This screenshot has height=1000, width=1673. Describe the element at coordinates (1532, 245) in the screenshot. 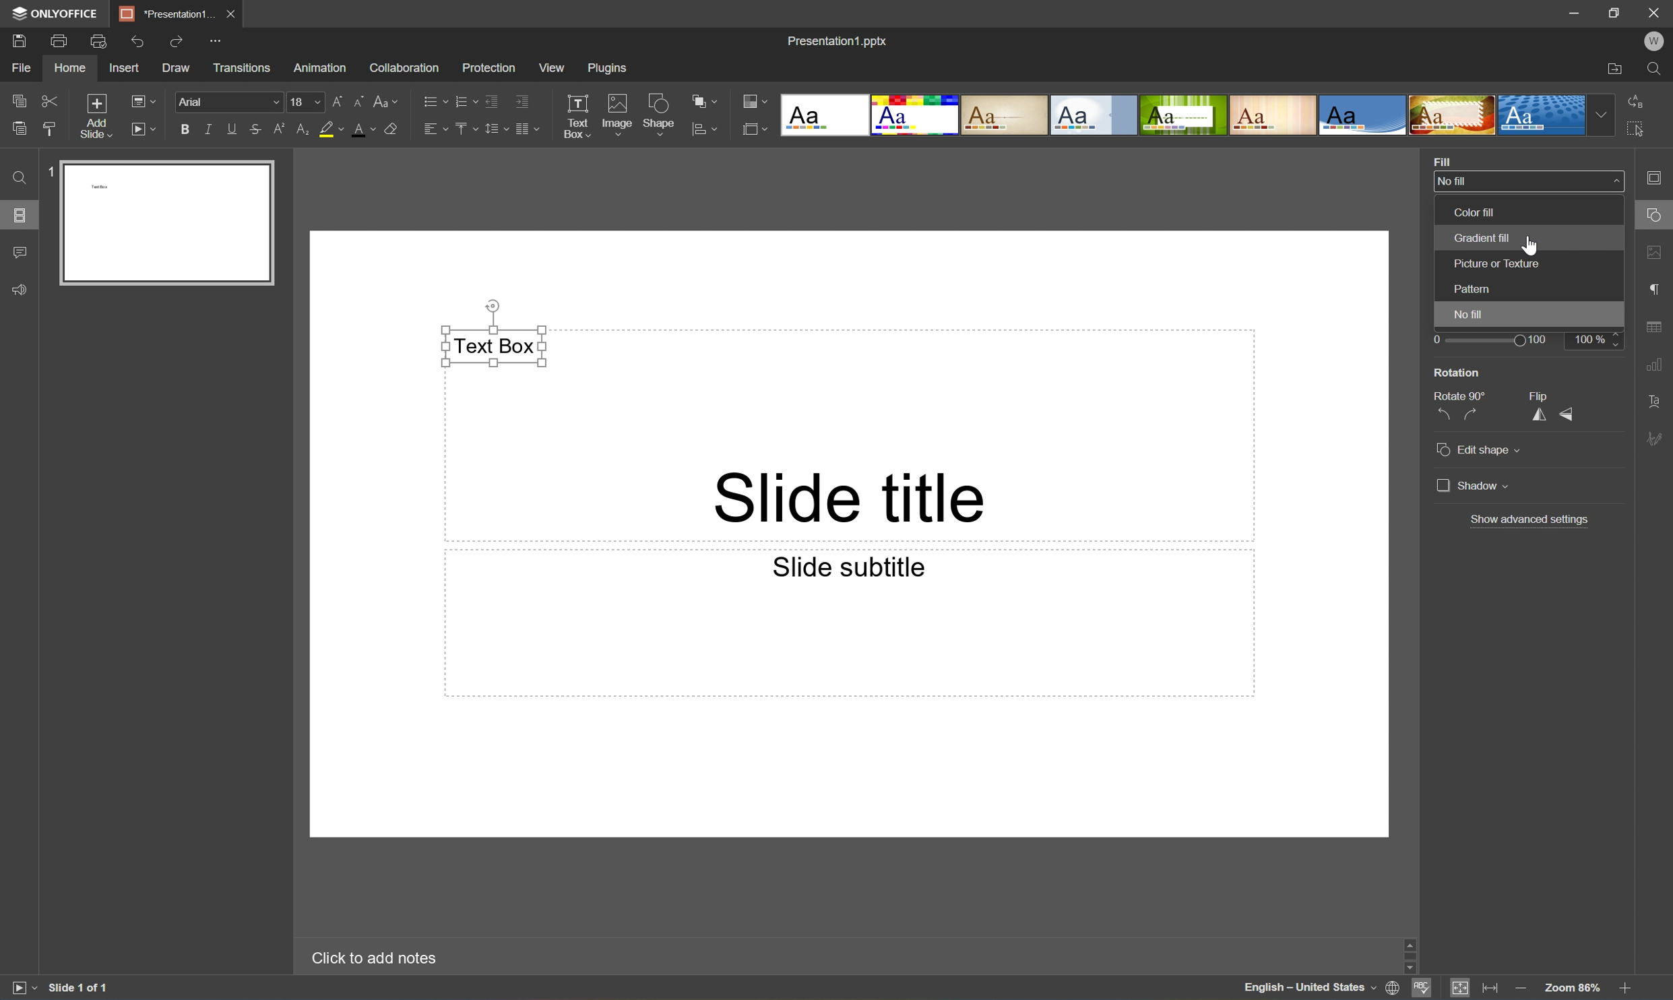

I see `Cursor` at that location.